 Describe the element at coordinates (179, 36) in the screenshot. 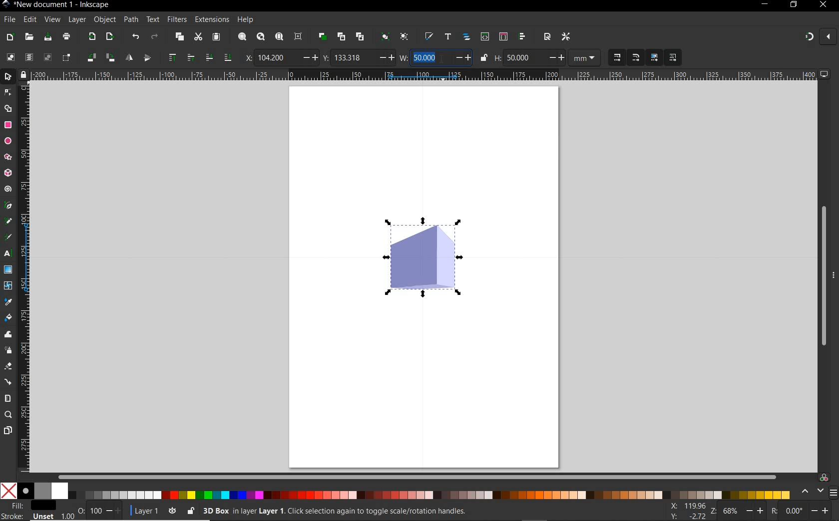

I see `copy` at that location.